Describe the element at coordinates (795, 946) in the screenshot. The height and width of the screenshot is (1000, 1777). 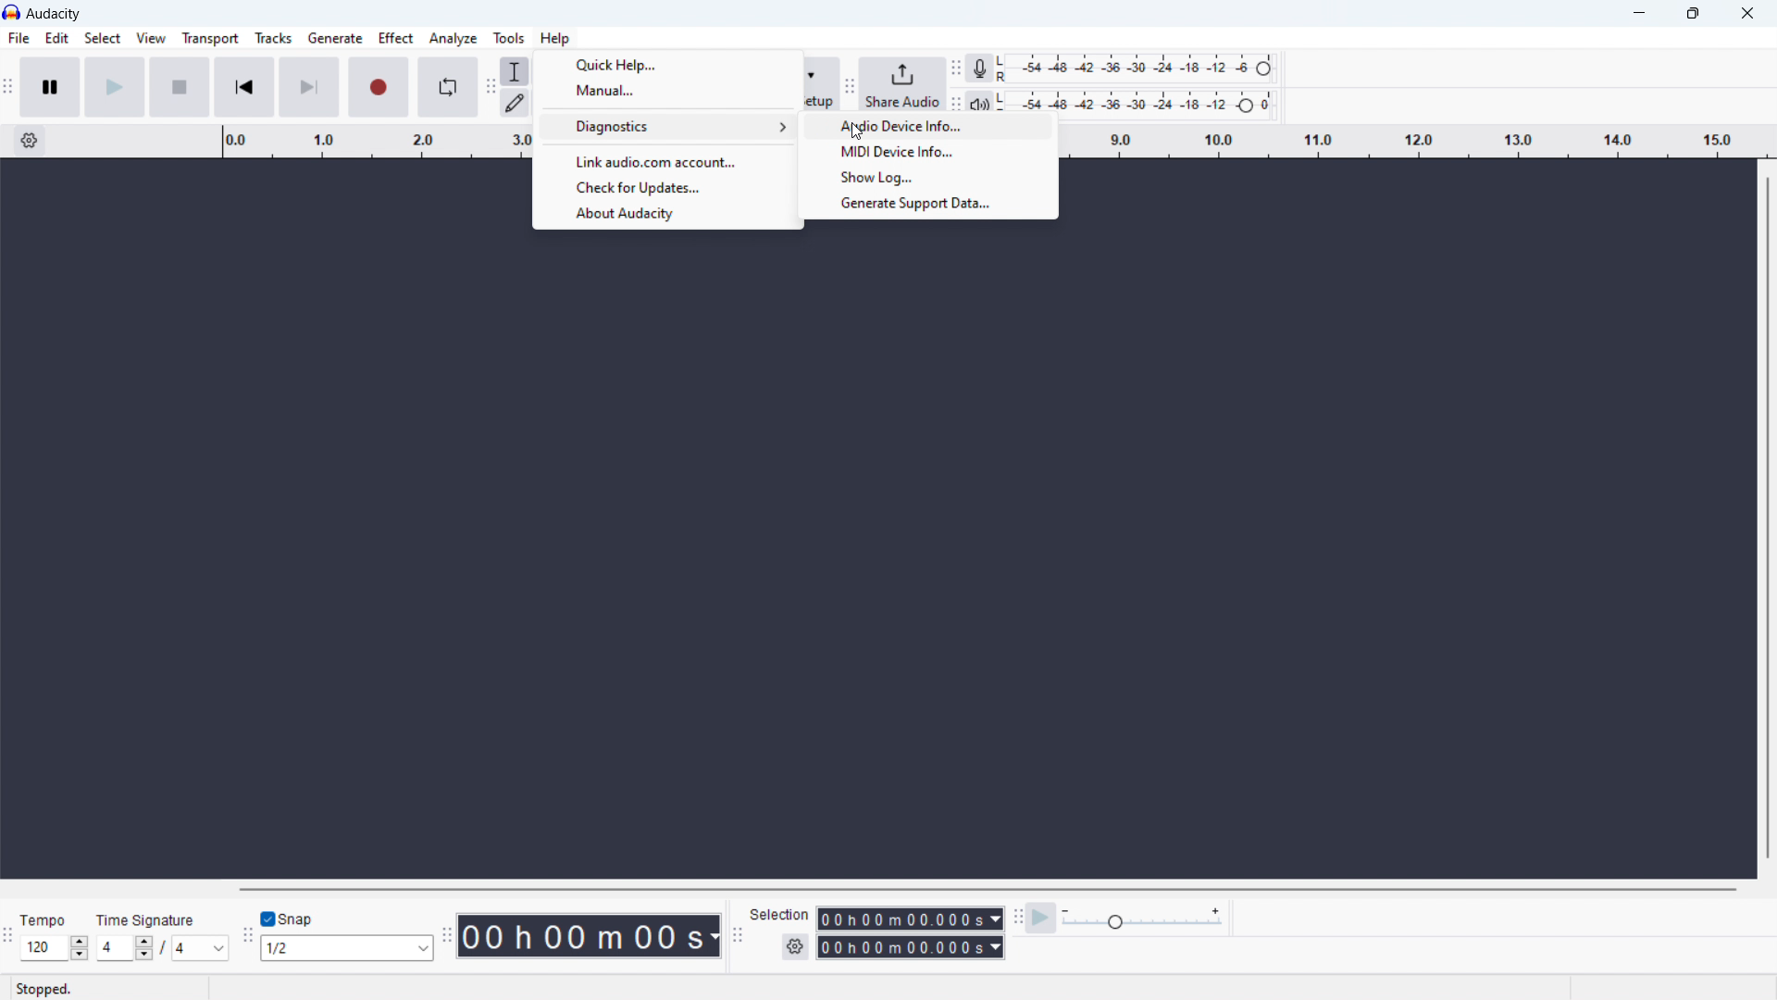
I see `settings` at that location.